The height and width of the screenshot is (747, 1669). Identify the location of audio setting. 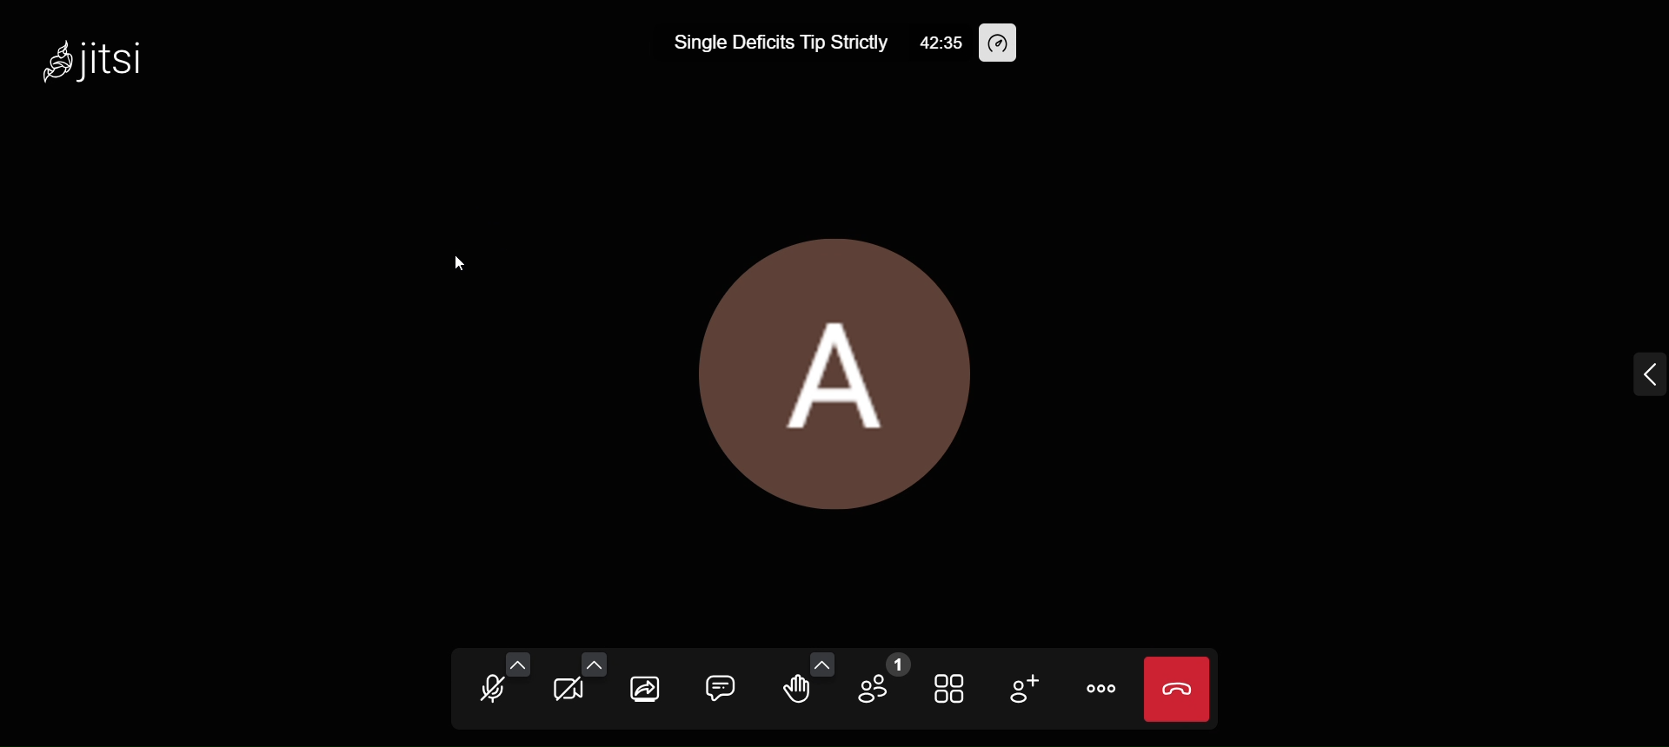
(521, 664).